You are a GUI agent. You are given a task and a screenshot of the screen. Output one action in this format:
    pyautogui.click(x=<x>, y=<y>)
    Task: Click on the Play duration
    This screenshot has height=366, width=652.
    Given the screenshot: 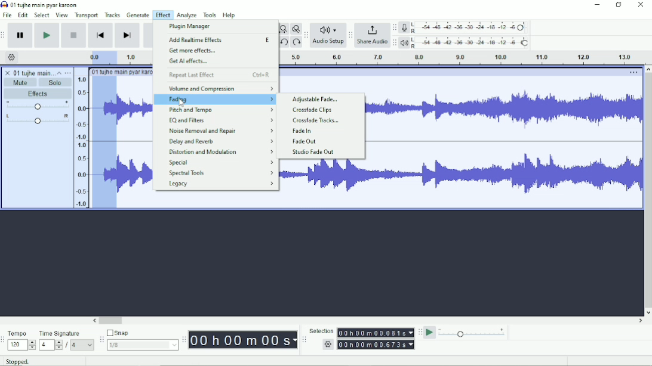 What is the action you would take?
    pyautogui.click(x=136, y=57)
    